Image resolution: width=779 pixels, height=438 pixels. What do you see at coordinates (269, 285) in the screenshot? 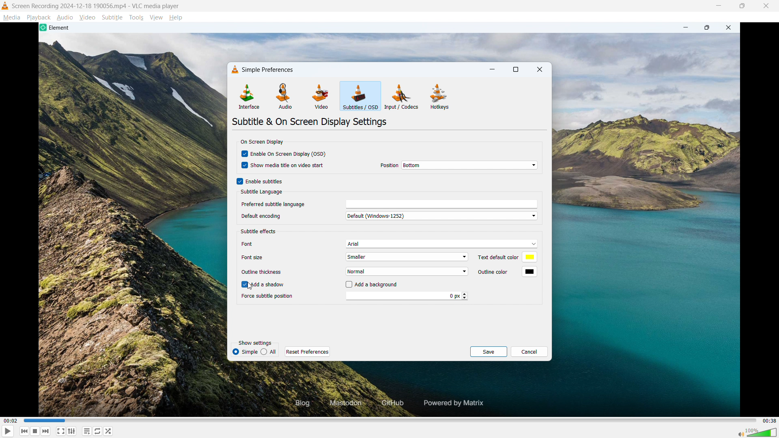
I see `Add shadow ` at bounding box center [269, 285].